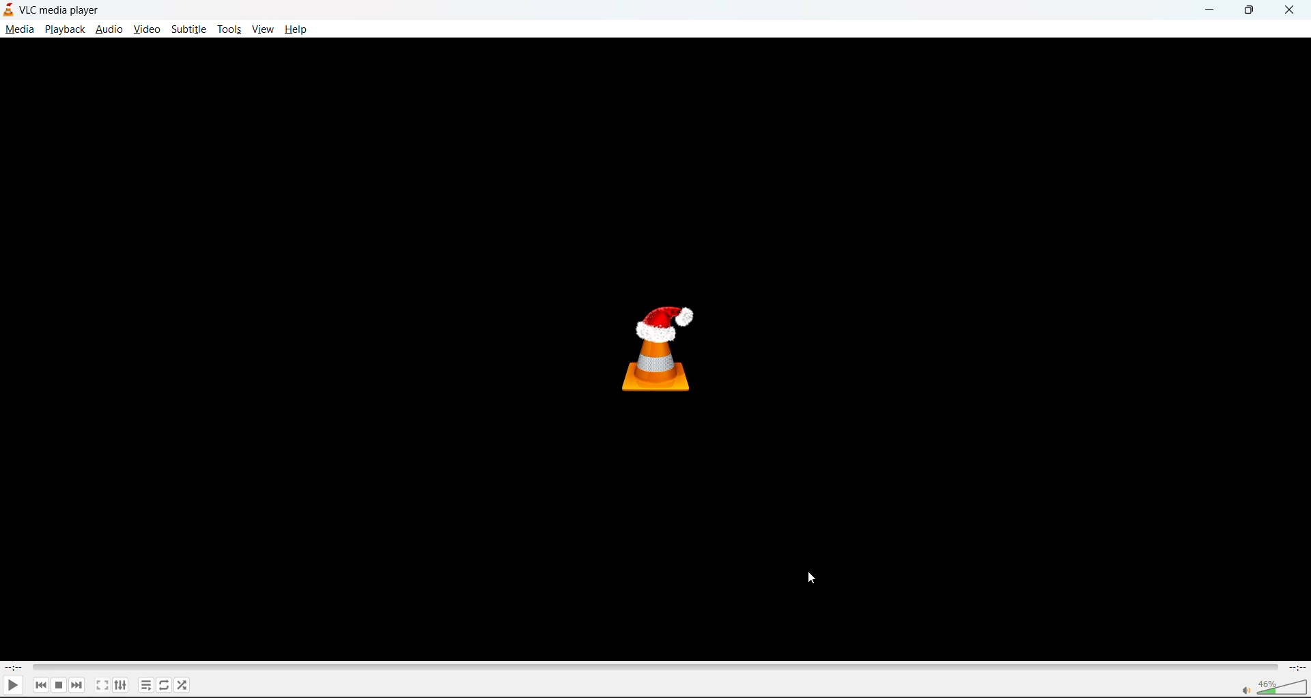  What do you see at coordinates (80, 684) in the screenshot?
I see `next` at bounding box center [80, 684].